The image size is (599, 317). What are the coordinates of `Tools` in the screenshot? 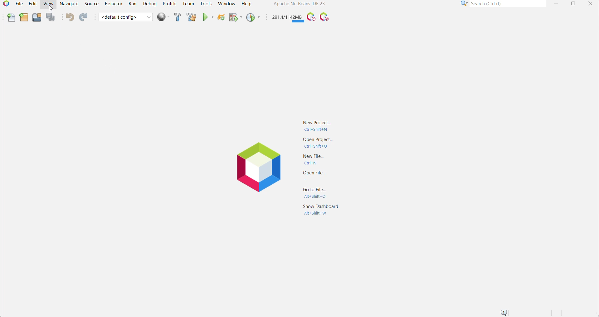 It's located at (206, 3).